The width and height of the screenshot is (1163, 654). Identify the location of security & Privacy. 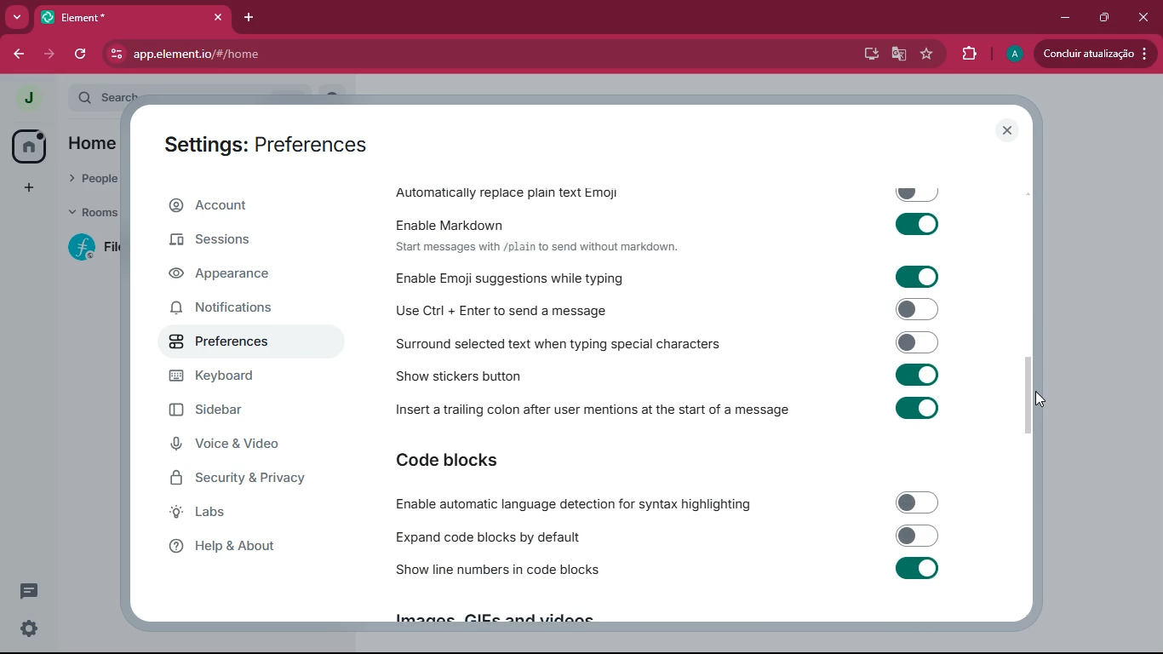
(264, 479).